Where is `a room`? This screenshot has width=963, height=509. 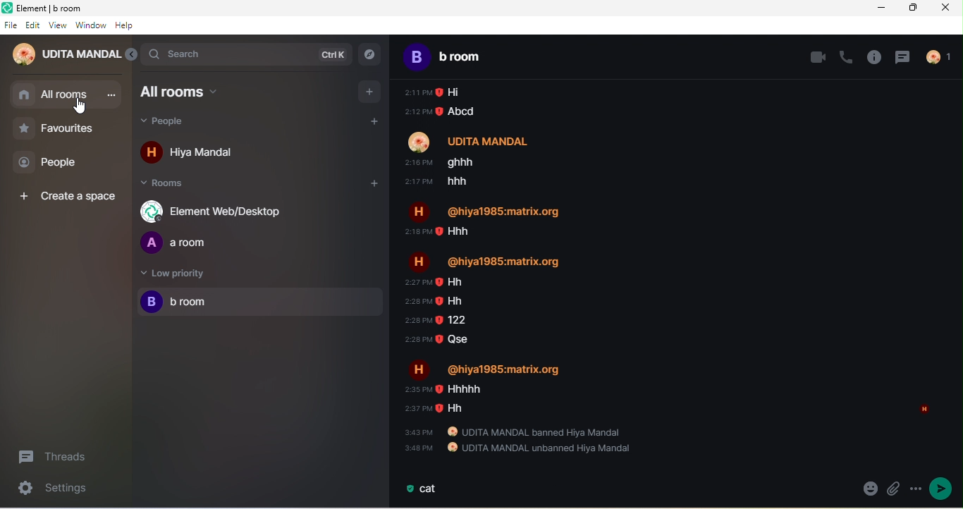 a room is located at coordinates (181, 243).